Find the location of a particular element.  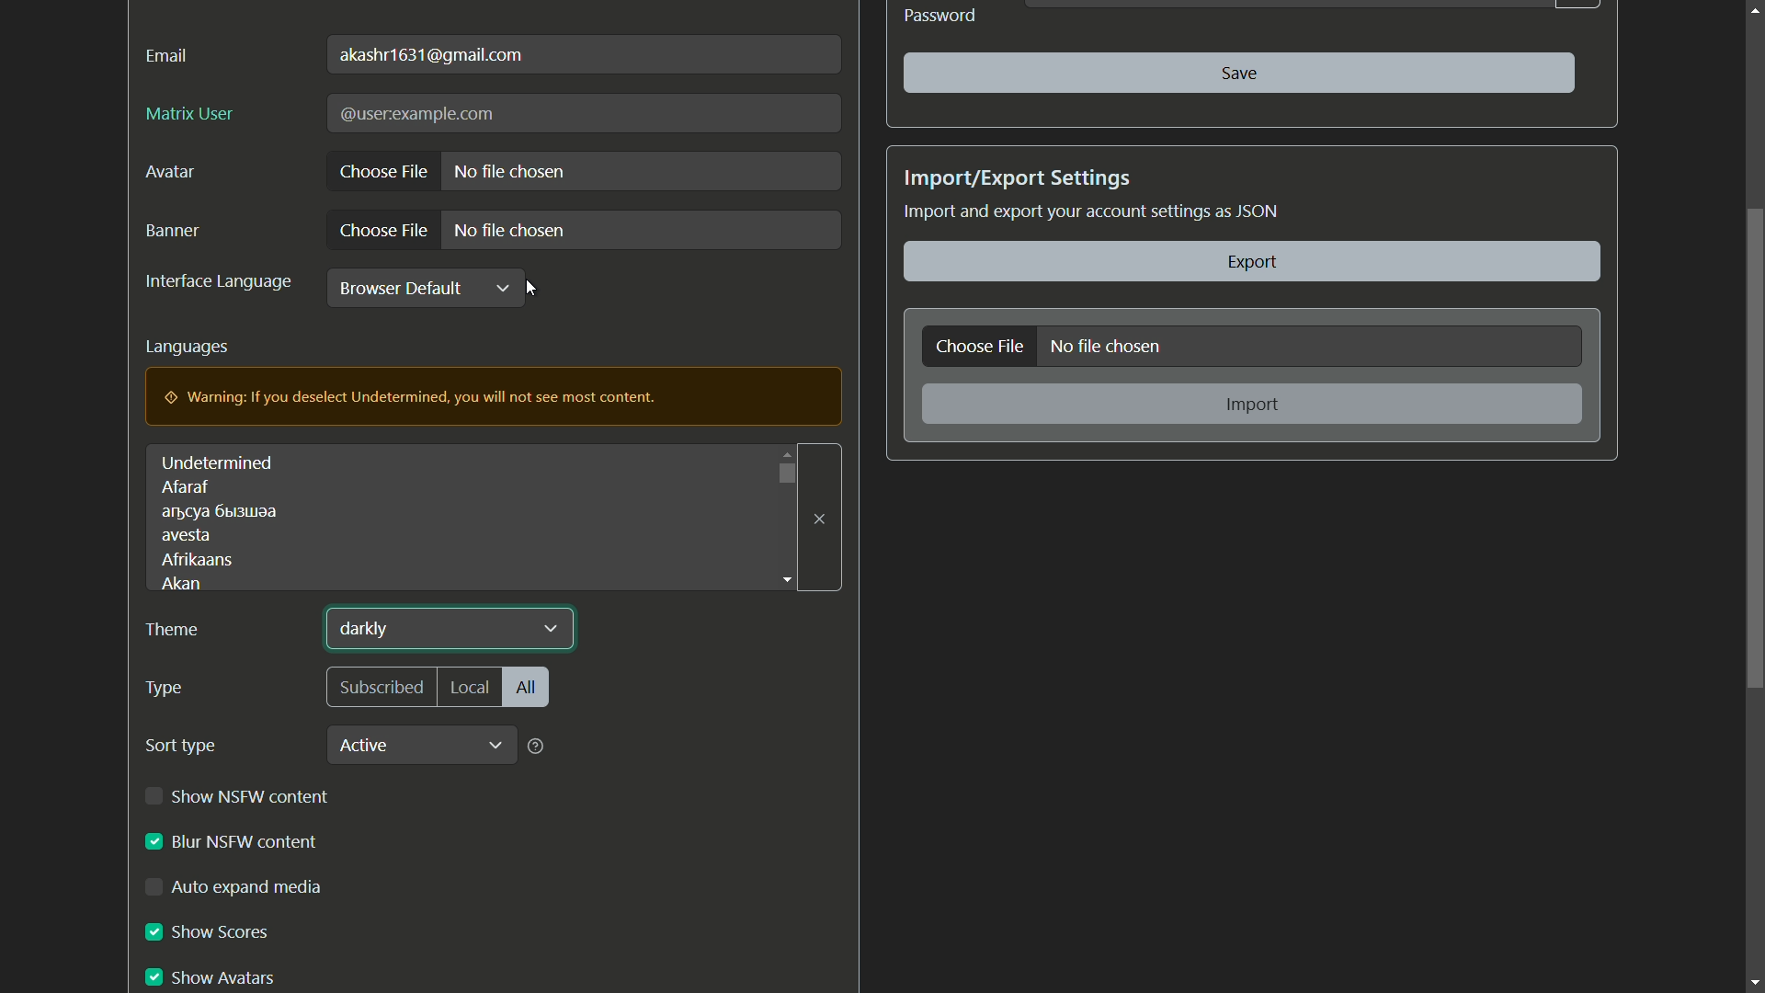

dropdown is located at coordinates (786, 474).